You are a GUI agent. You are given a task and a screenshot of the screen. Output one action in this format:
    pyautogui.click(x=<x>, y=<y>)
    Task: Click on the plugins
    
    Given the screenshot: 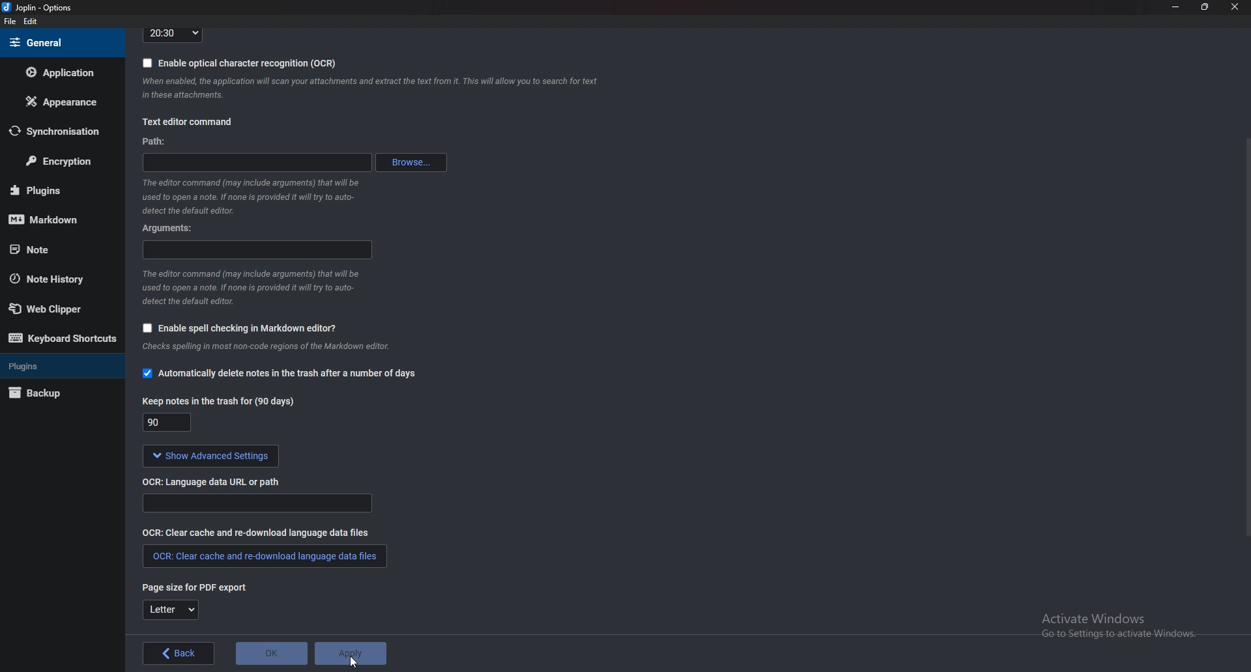 What is the action you would take?
    pyautogui.click(x=59, y=365)
    